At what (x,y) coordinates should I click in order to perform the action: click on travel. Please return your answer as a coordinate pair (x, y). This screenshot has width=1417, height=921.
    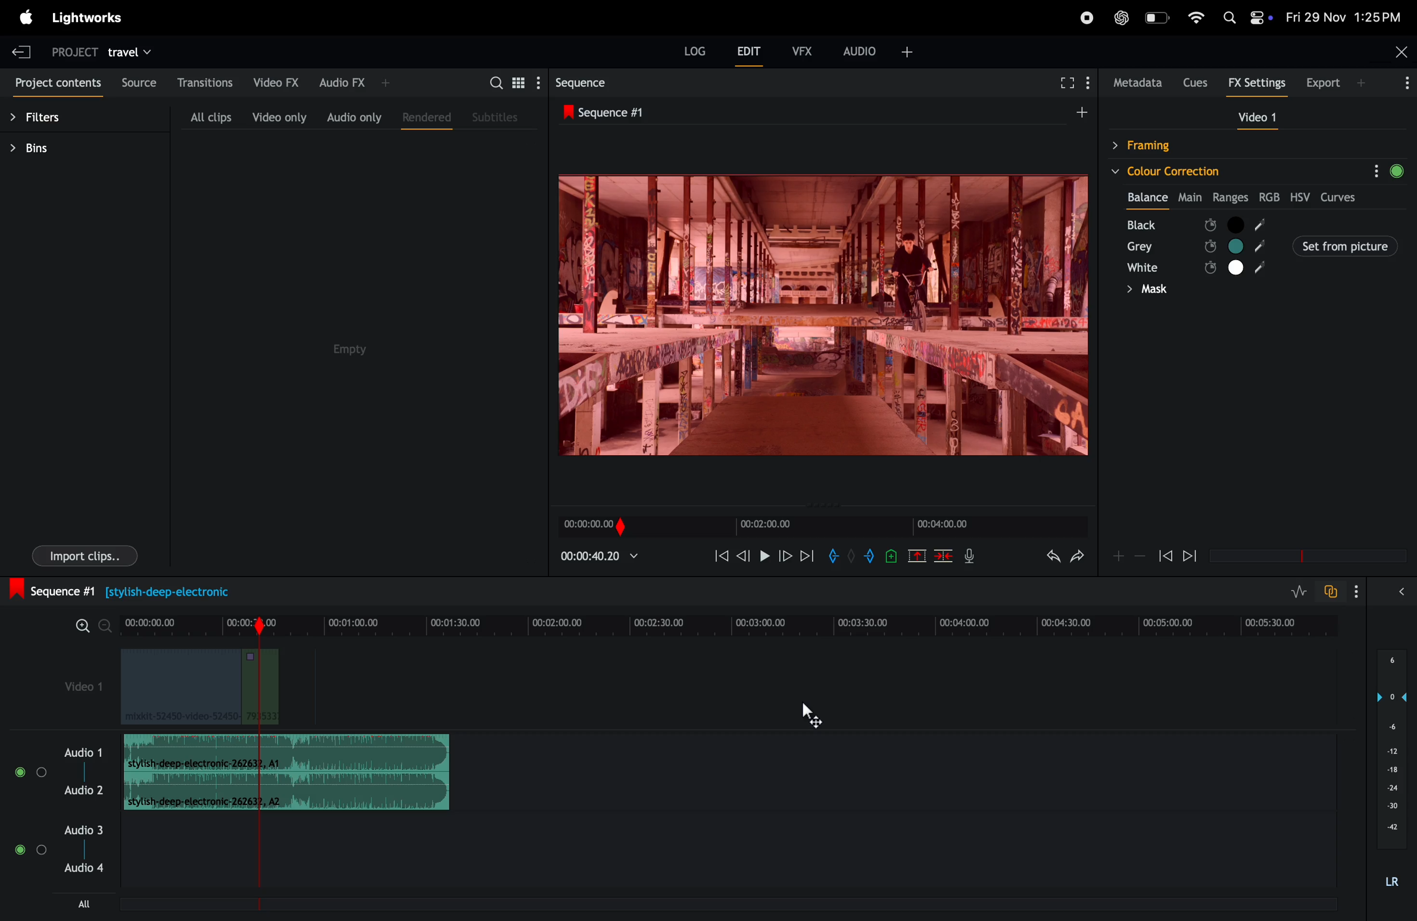
    Looking at the image, I should click on (132, 51).